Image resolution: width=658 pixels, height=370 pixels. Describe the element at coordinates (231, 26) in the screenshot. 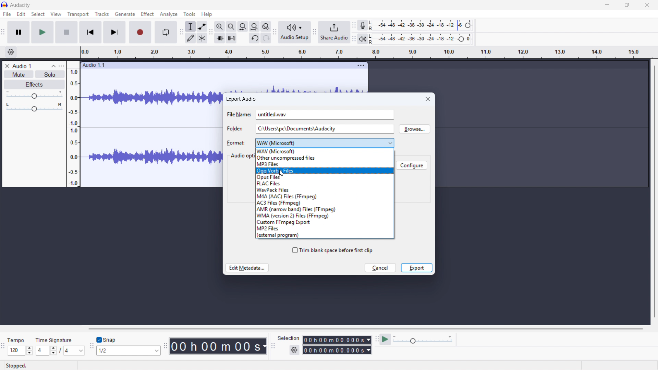

I see `Zoom out ` at that location.